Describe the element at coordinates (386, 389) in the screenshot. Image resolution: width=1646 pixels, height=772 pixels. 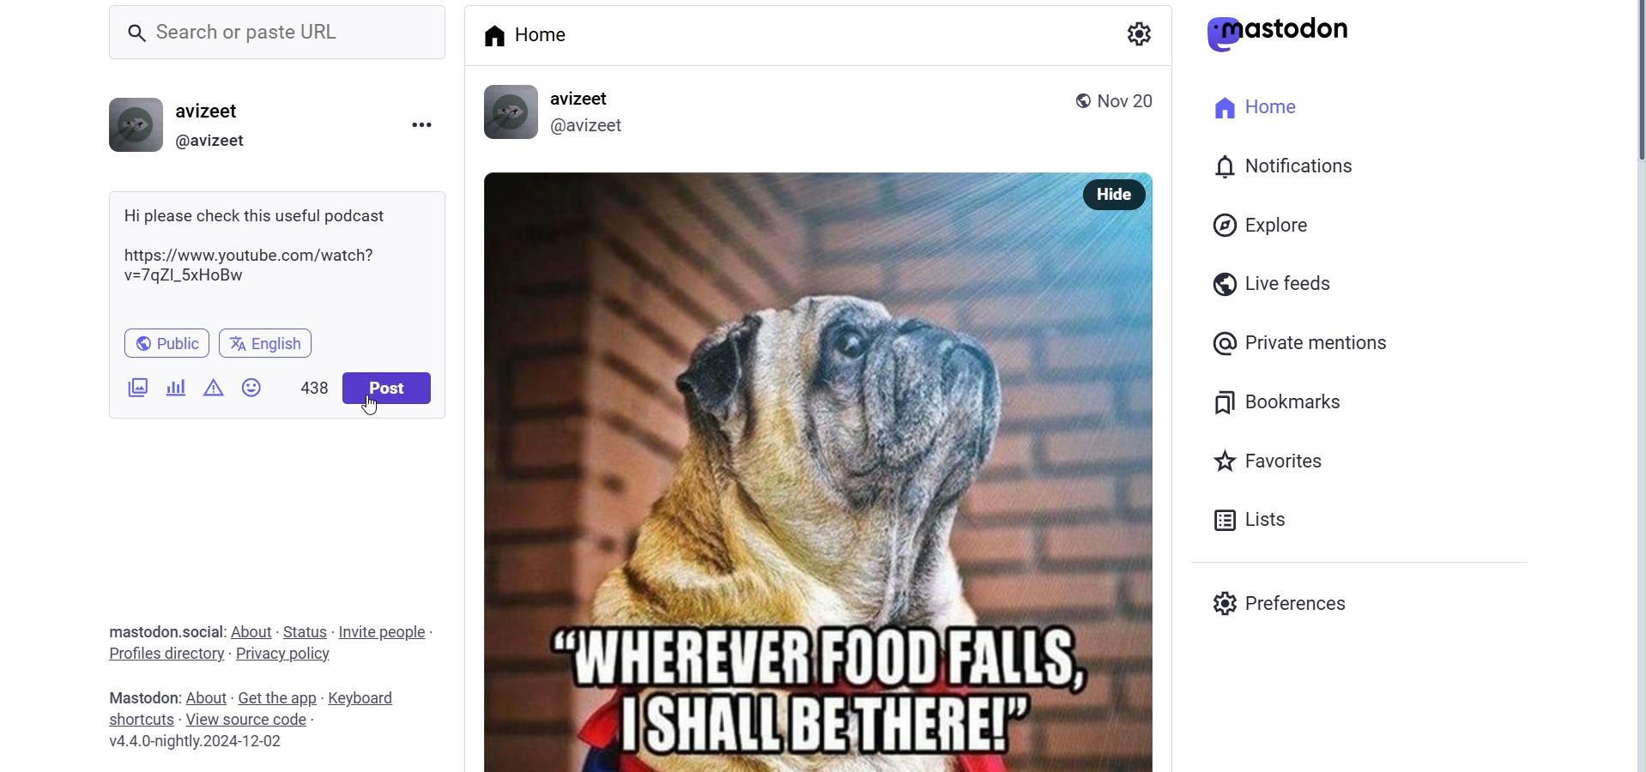
I see `post` at that location.